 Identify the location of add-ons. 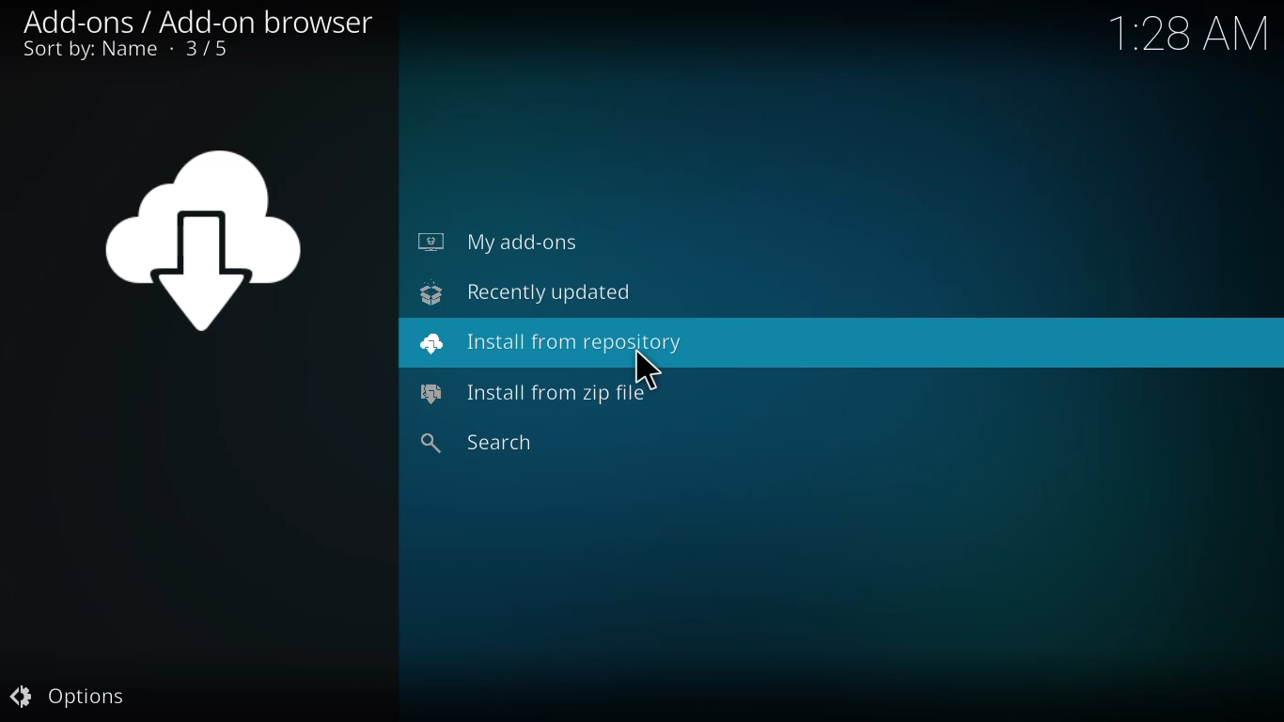
(199, 19).